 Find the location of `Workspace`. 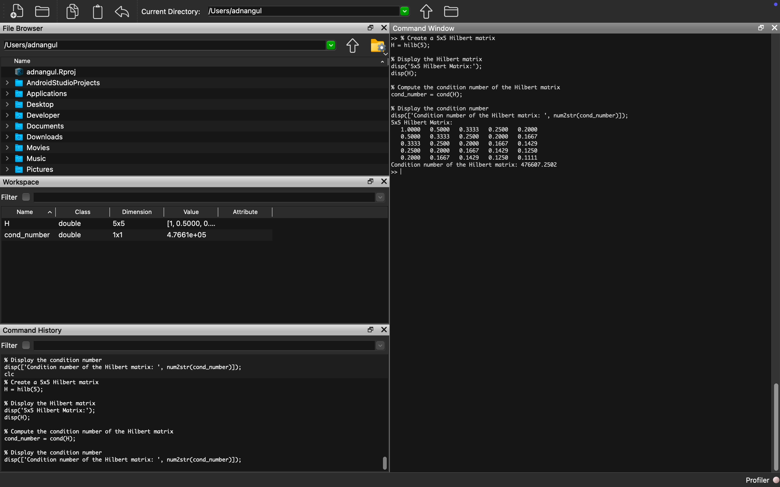

Workspace is located at coordinates (23, 182).